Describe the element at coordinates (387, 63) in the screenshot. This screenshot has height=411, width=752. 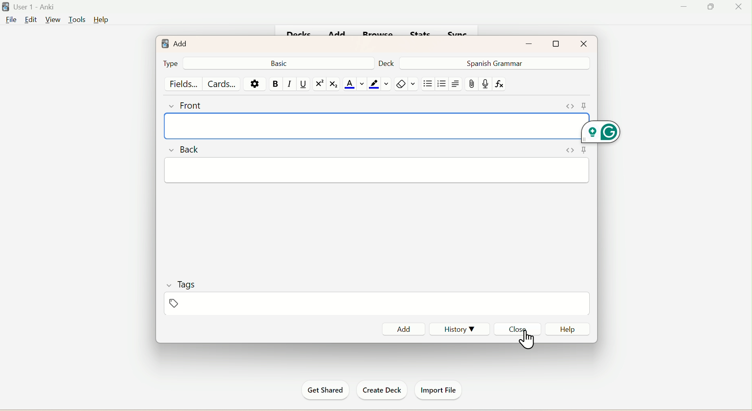
I see `Deck` at that location.